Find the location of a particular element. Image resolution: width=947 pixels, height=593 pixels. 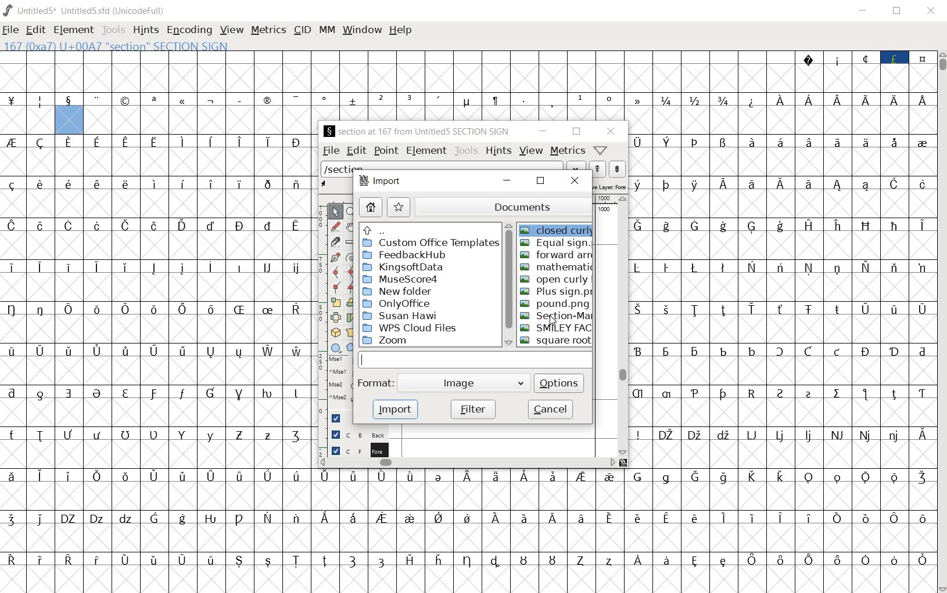

special letters is located at coordinates (782, 266).